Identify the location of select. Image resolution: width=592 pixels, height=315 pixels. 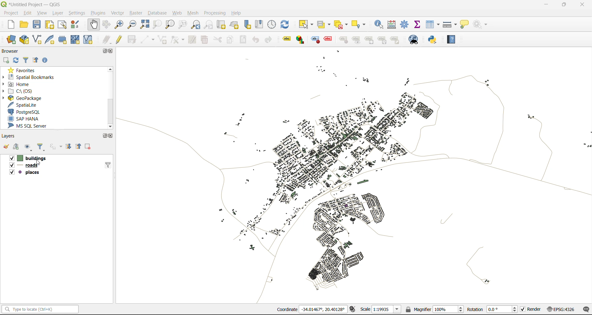
(305, 24).